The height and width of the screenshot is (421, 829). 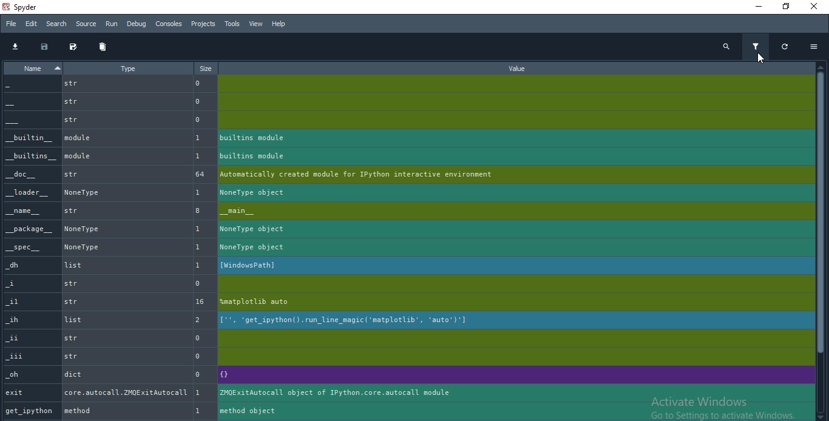 I want to click on delete all, so click(x=104, y=45).